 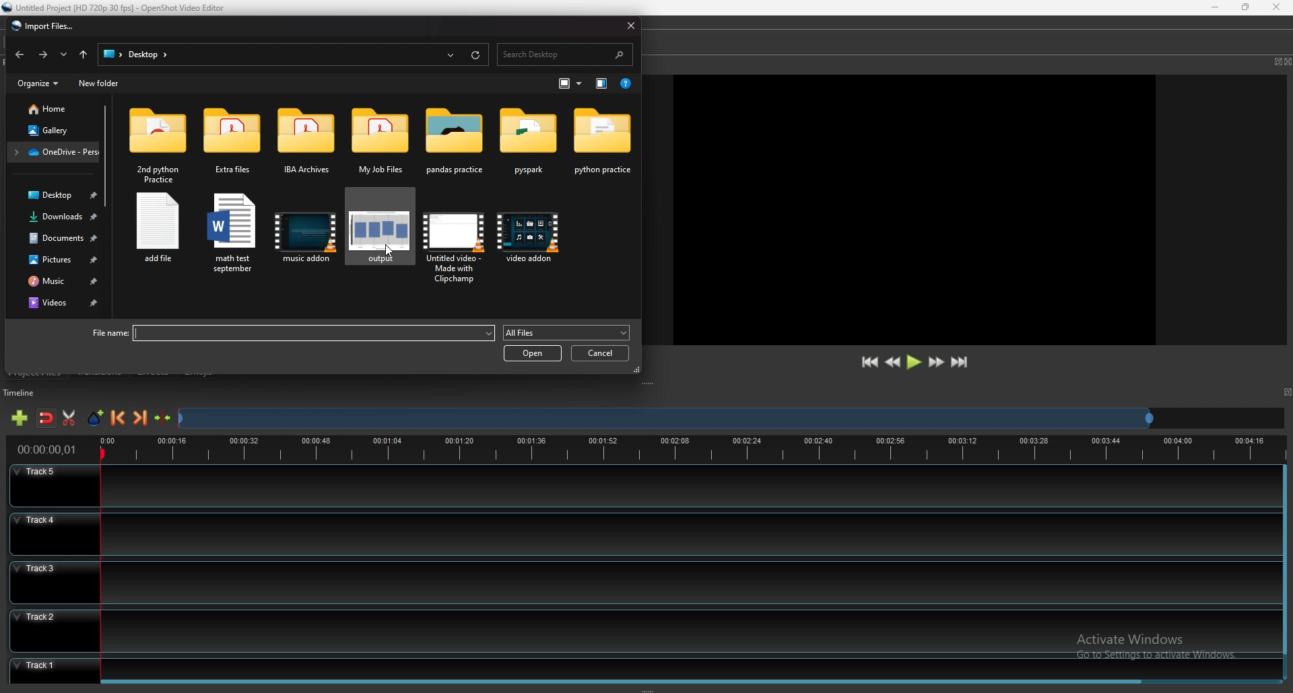 What do you see at coordinates (651, 384) in the screenshot?
I see `adjust` at bounding box center [651, 384].